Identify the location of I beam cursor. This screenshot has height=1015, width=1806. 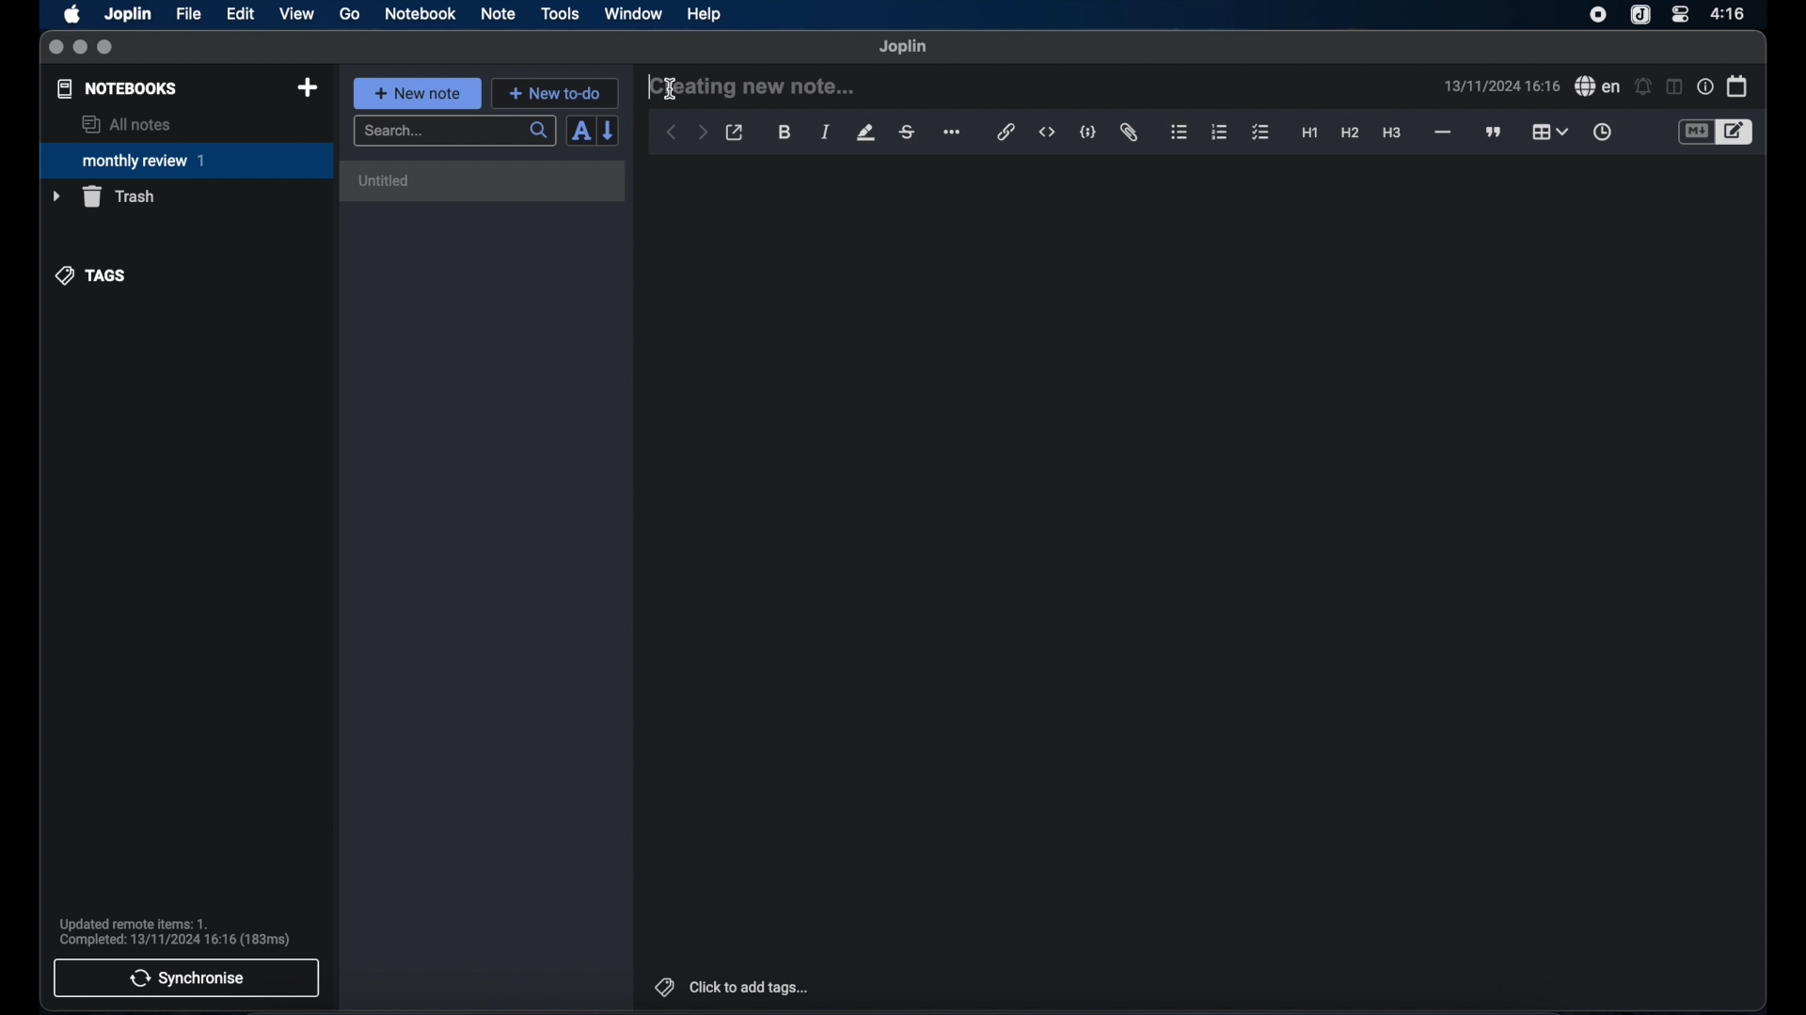
(669, 89).